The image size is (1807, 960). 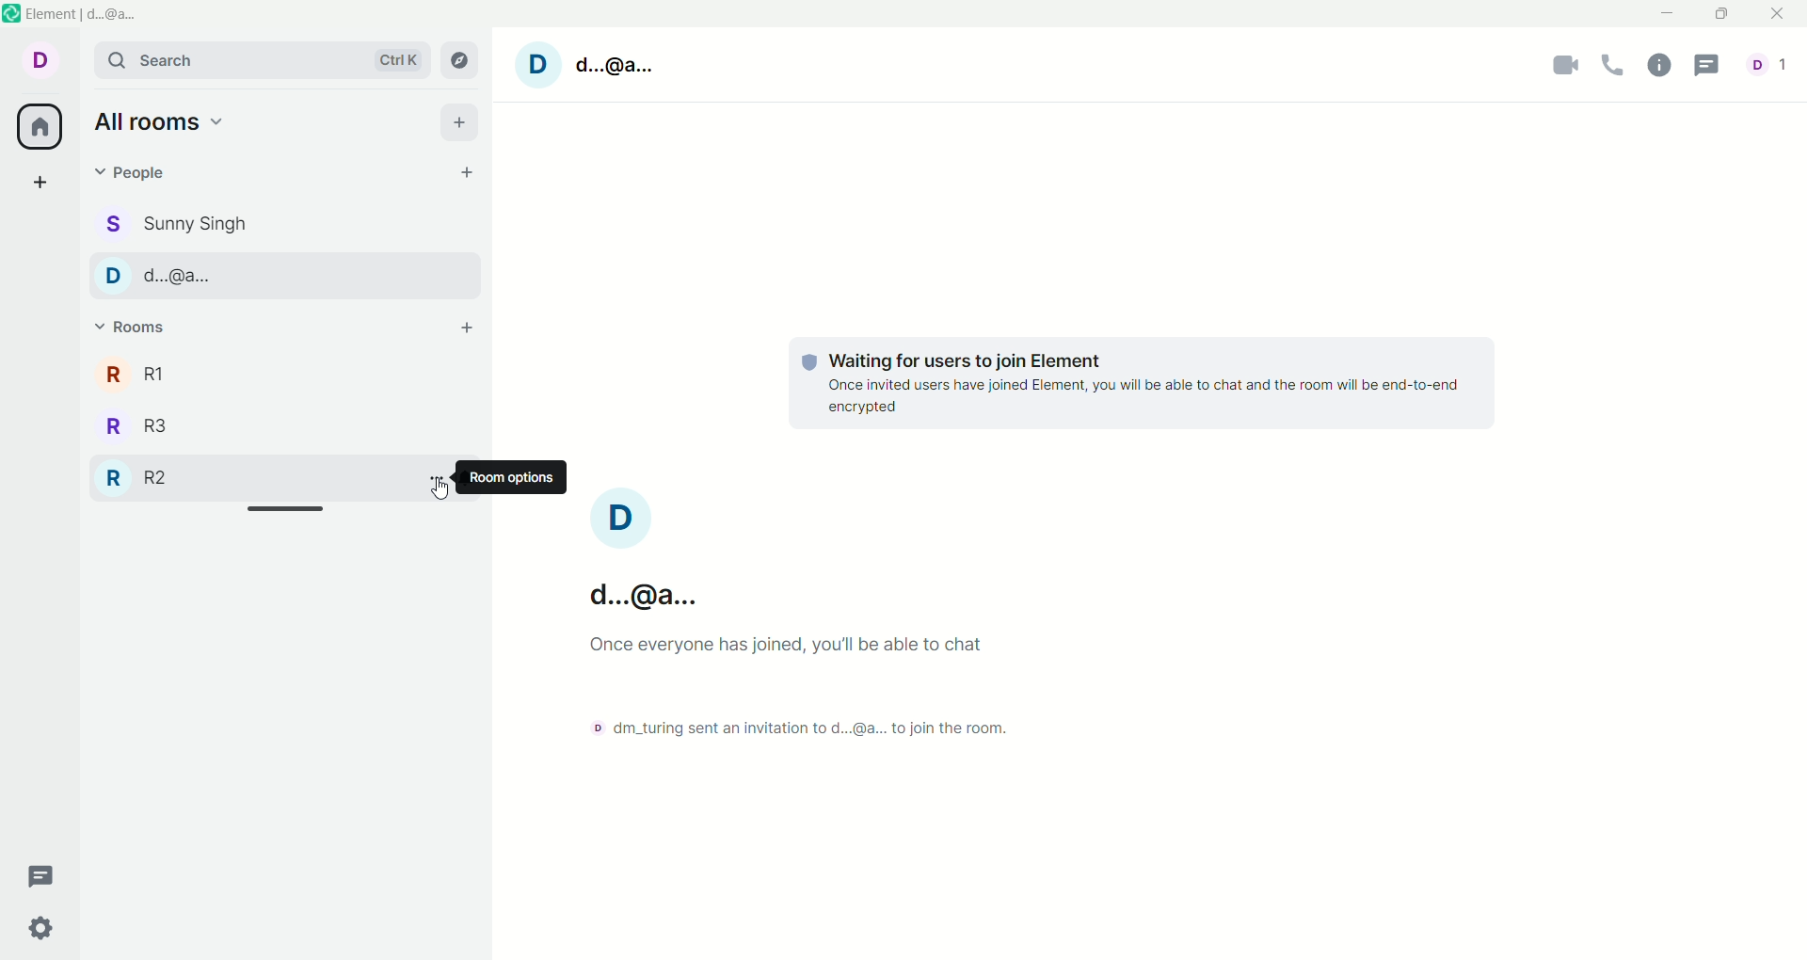 I want to click on CURSOR, so click(x=442, y=497).